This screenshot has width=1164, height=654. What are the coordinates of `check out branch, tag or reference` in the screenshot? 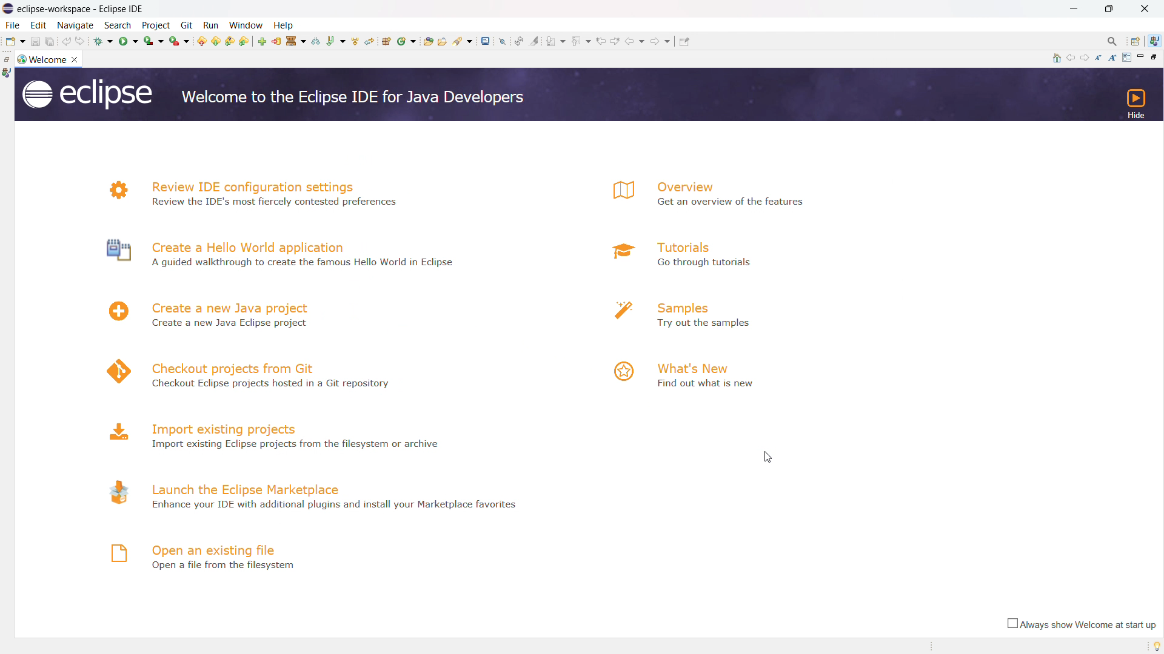 It's located at (315, 41).